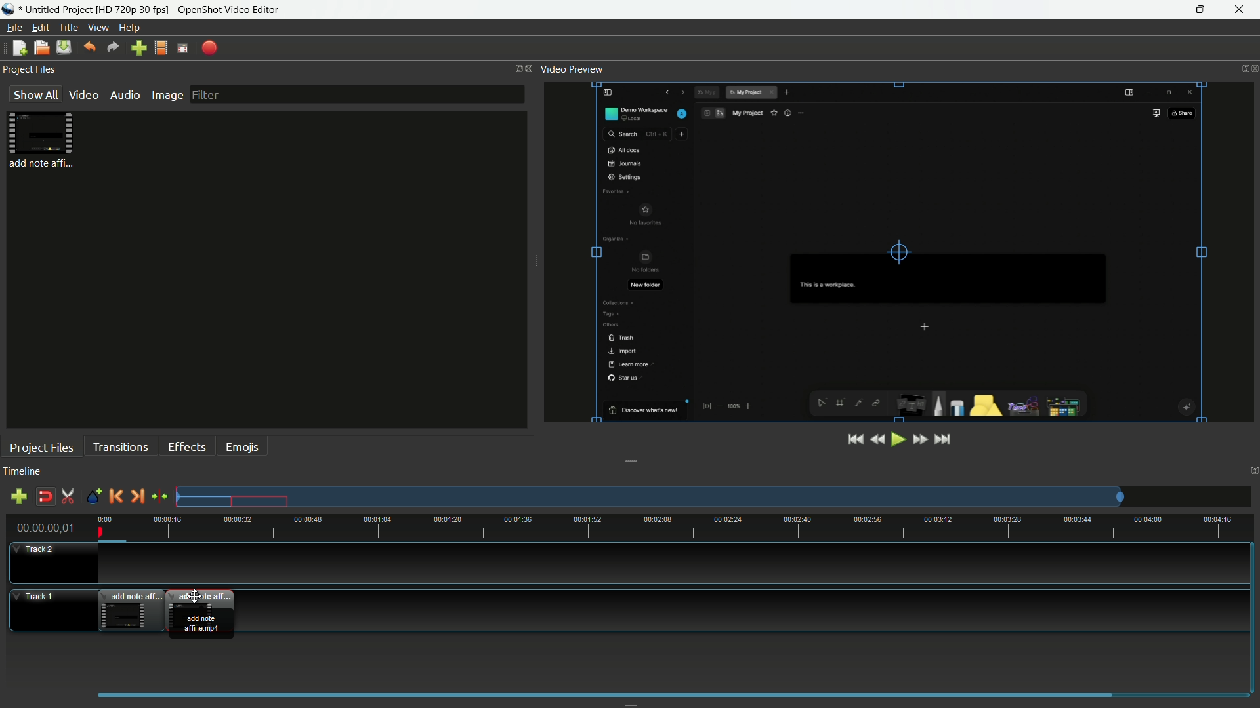 This screenshot has width=1260, height=708. What do you see at coordinates (513, 69) in the screenshot?
I see `change layout` at bounding box center [513, 69].